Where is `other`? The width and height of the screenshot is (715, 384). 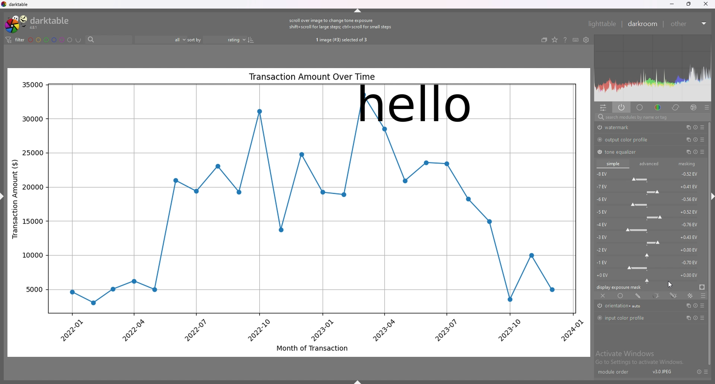 other is located at coordinates (681, 24).